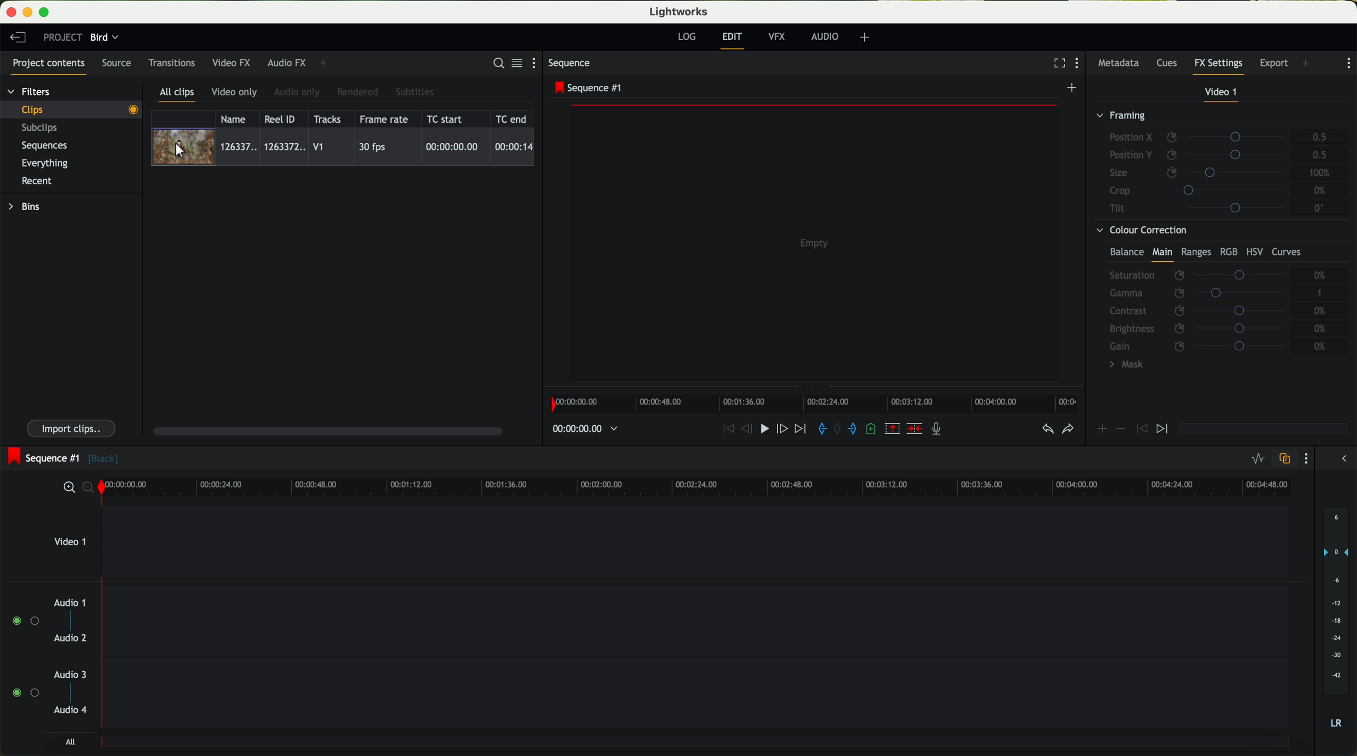 The width and height of the screenshot is (1357, 756). I want to click on toggle between list and title view, so click(516, 63).